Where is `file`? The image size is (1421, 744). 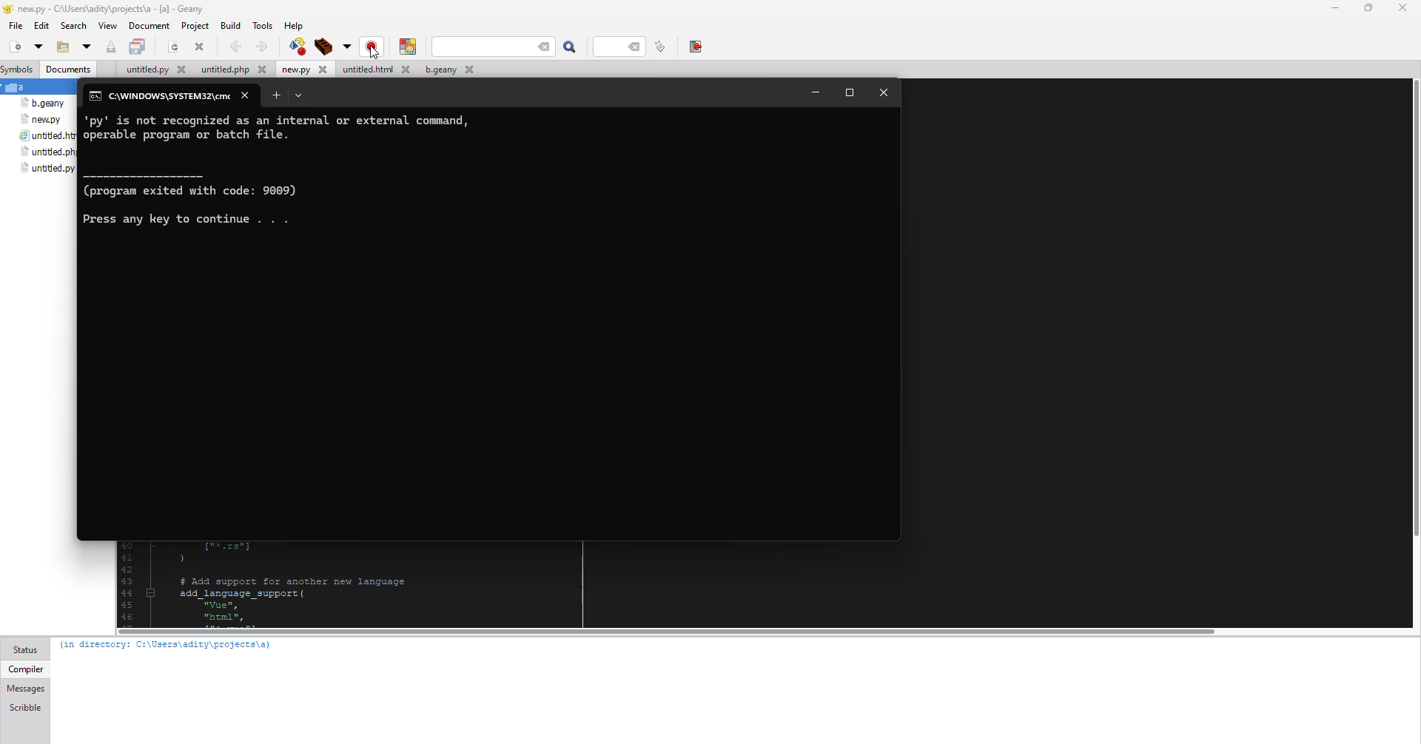 file is located at coordinates (374, 70).